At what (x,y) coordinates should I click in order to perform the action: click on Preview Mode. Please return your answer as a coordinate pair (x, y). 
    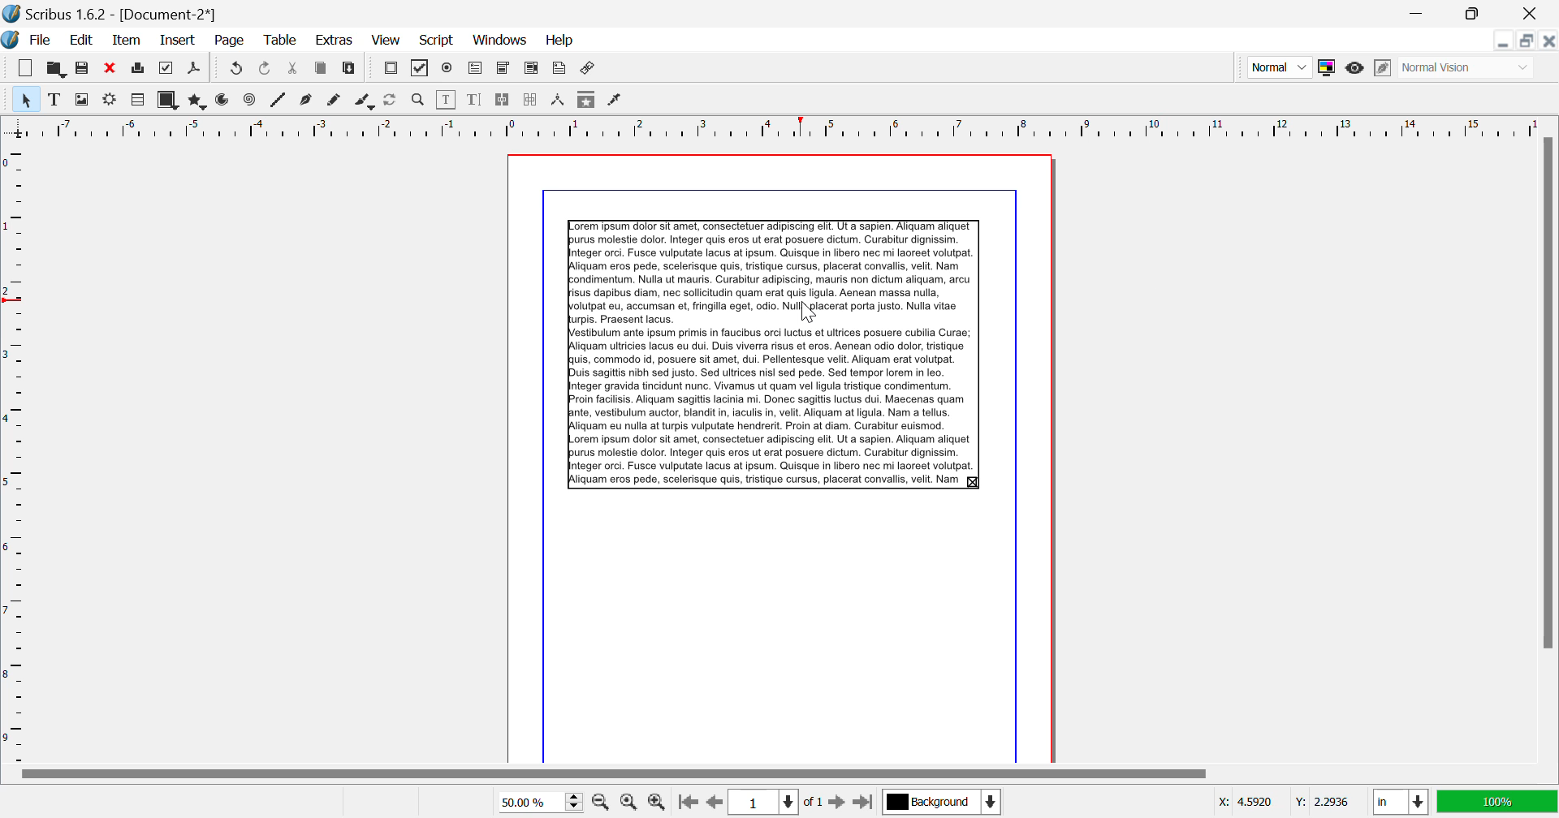
    Looking at the image, I should click on (1278, 67).